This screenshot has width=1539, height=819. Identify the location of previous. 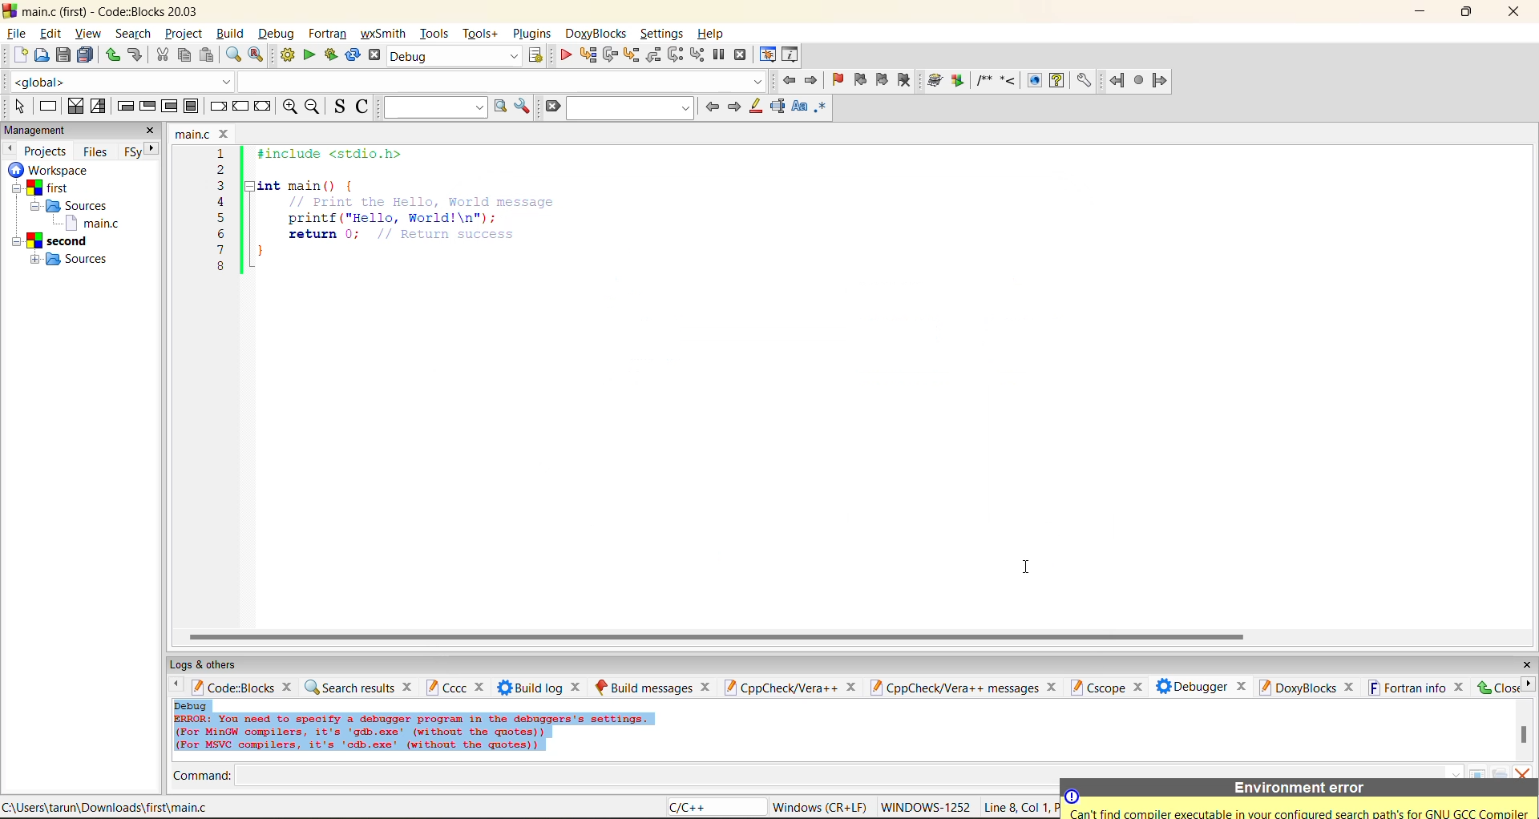
(172, 686).